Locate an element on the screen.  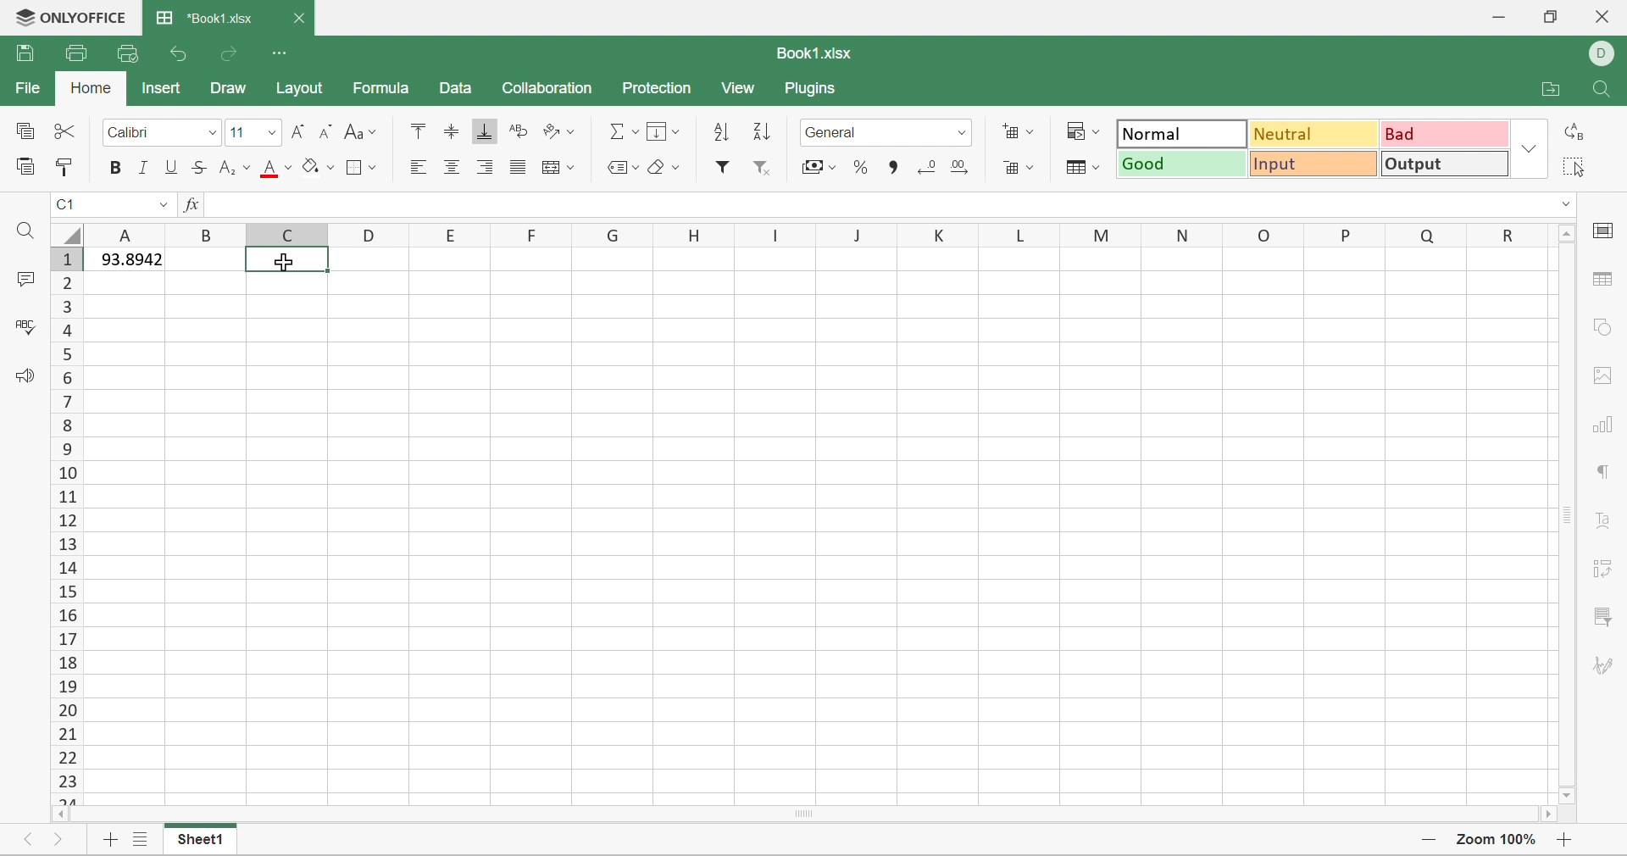
Add sheet is located at coordinates (106, 842).